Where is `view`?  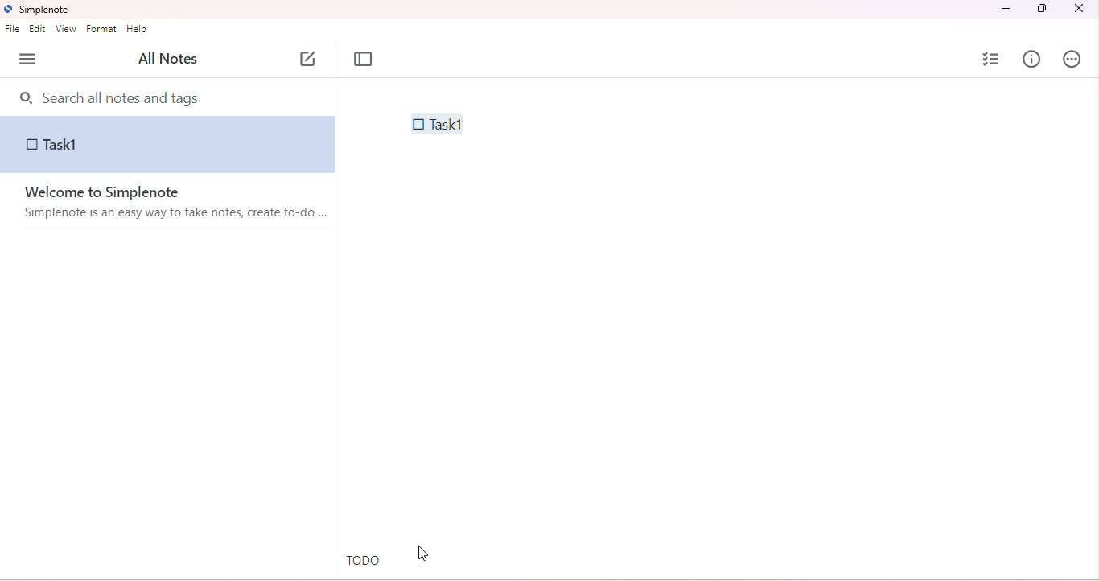 view is located at coordinates (65, 30).